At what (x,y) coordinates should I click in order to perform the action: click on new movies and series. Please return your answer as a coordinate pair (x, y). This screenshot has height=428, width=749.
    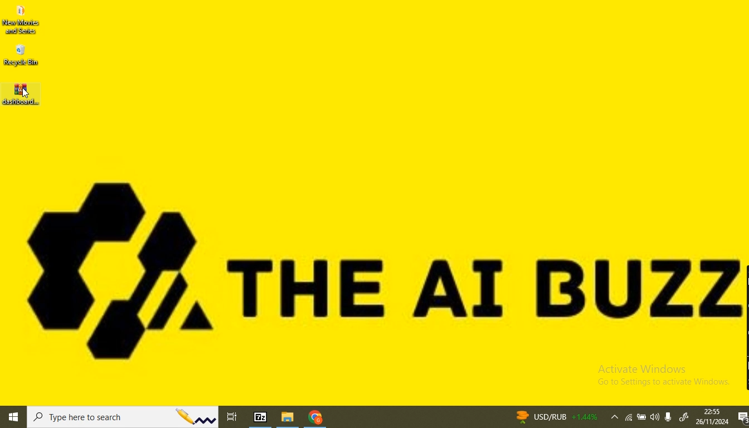
    Looking at the image, I should click on (25, 21).